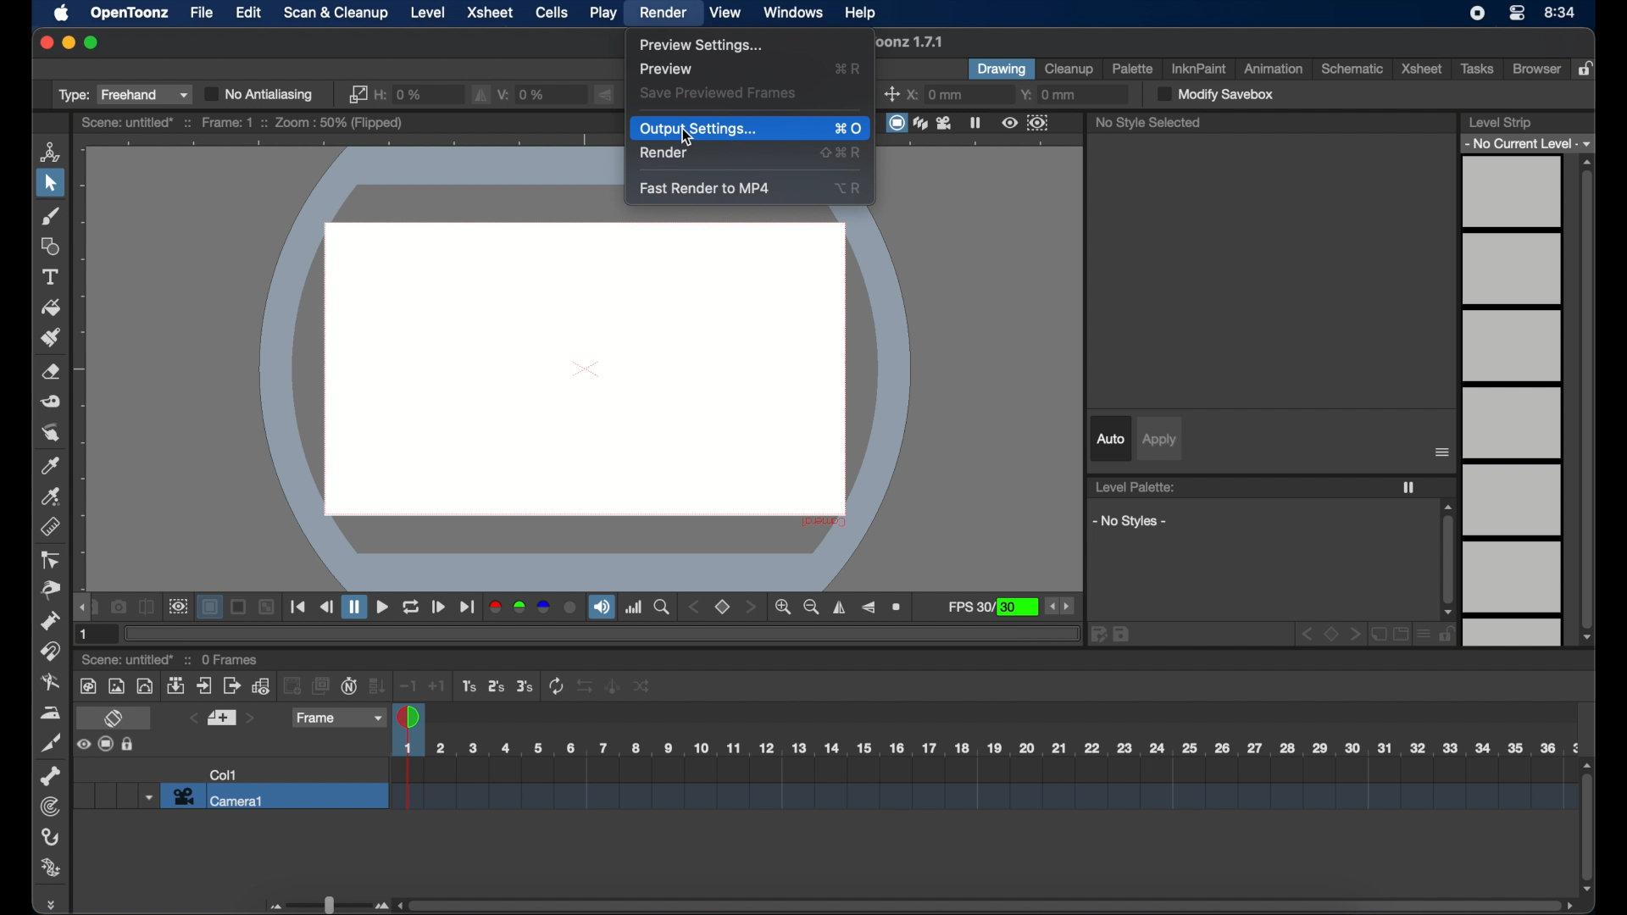 The height and width of the screenshot is (915, 1627). What do you see at coordinates (1499, 122) in the screenshot?
I see `level strip` at bounding box center [1499, 122].